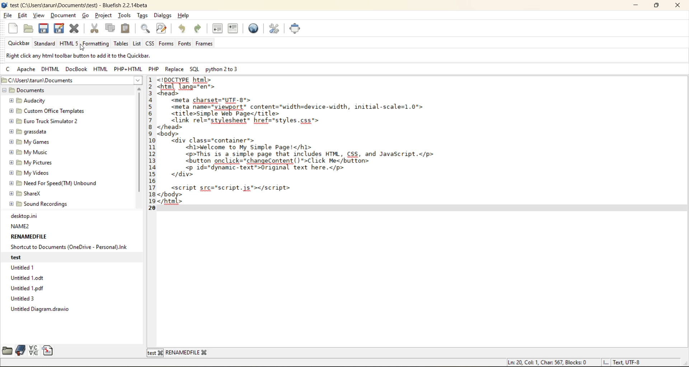 This screenshot has width=689, height=367. I want to click on view, so click(38, 16).